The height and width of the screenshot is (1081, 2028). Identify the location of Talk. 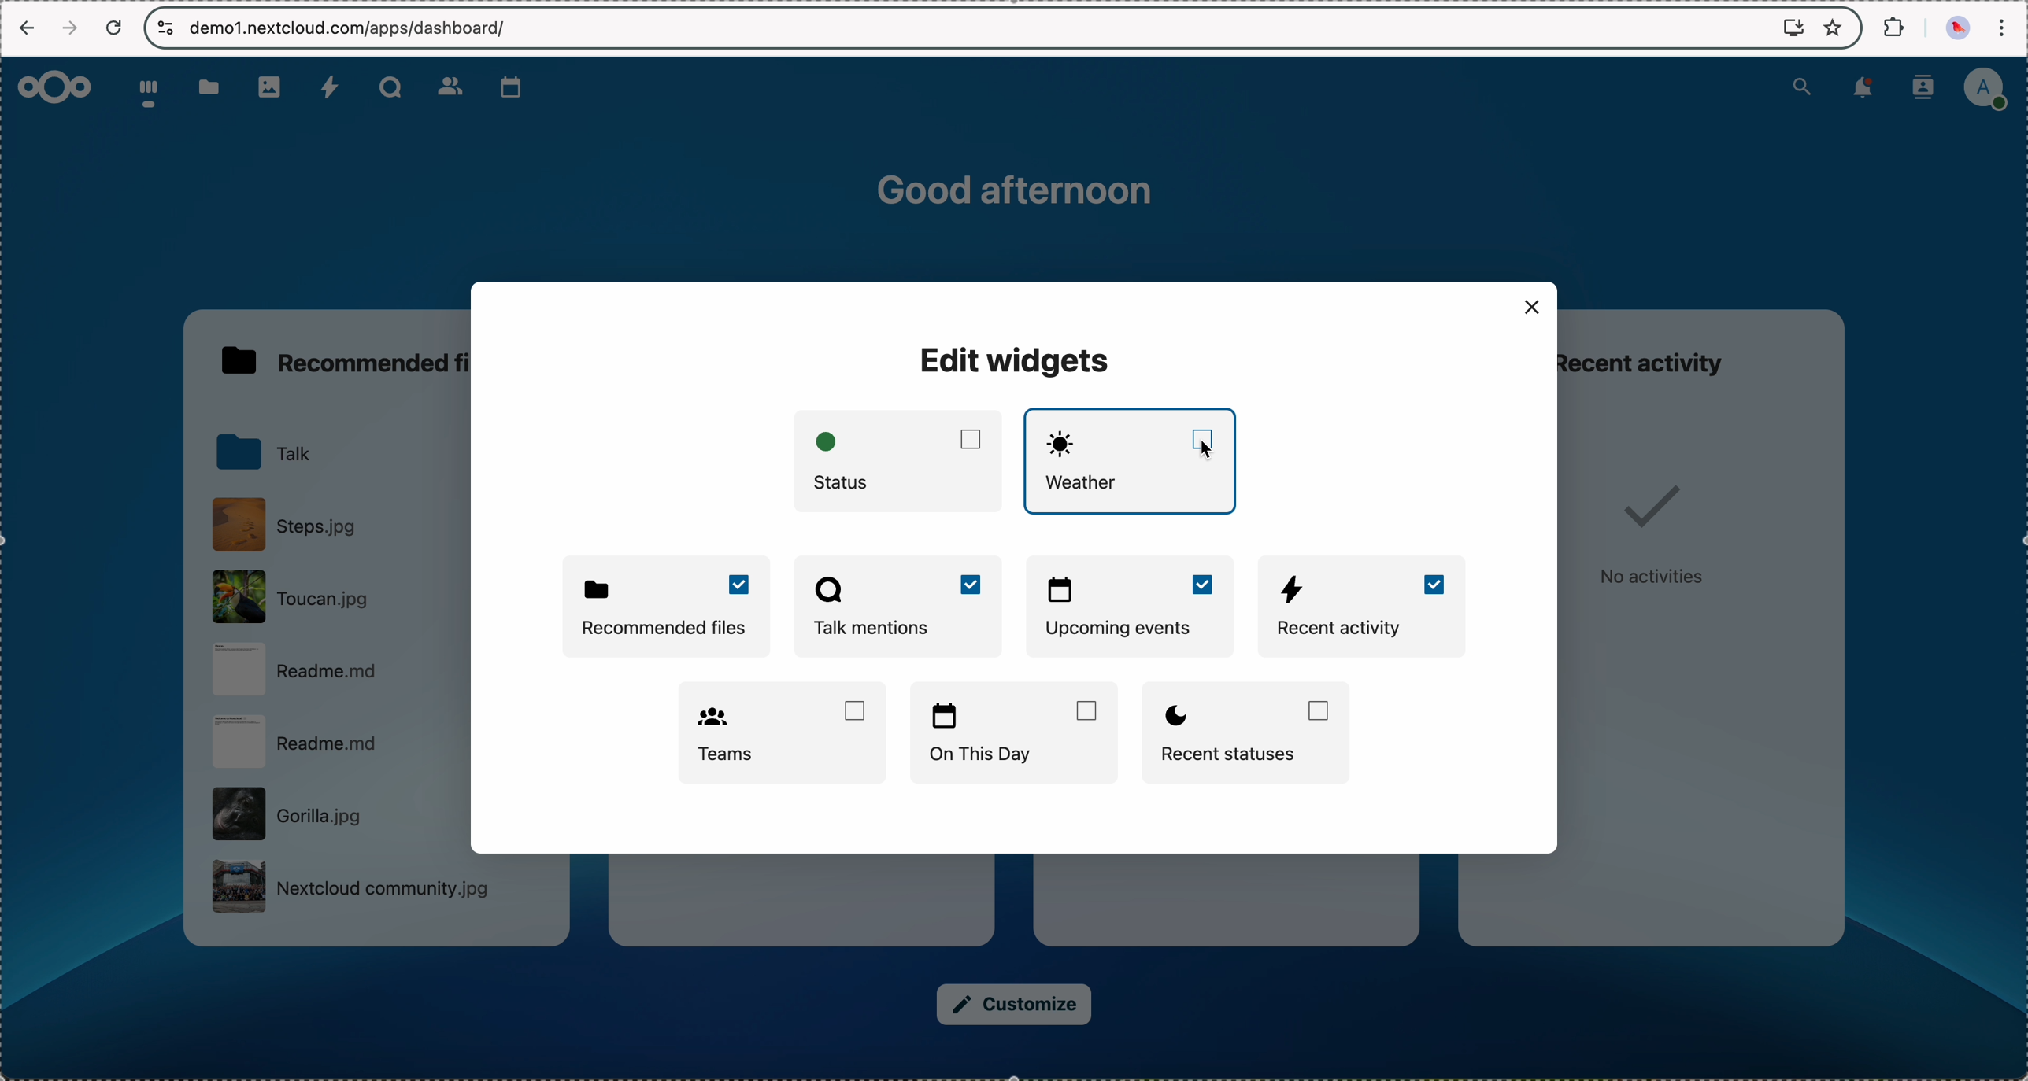
(387, 86).